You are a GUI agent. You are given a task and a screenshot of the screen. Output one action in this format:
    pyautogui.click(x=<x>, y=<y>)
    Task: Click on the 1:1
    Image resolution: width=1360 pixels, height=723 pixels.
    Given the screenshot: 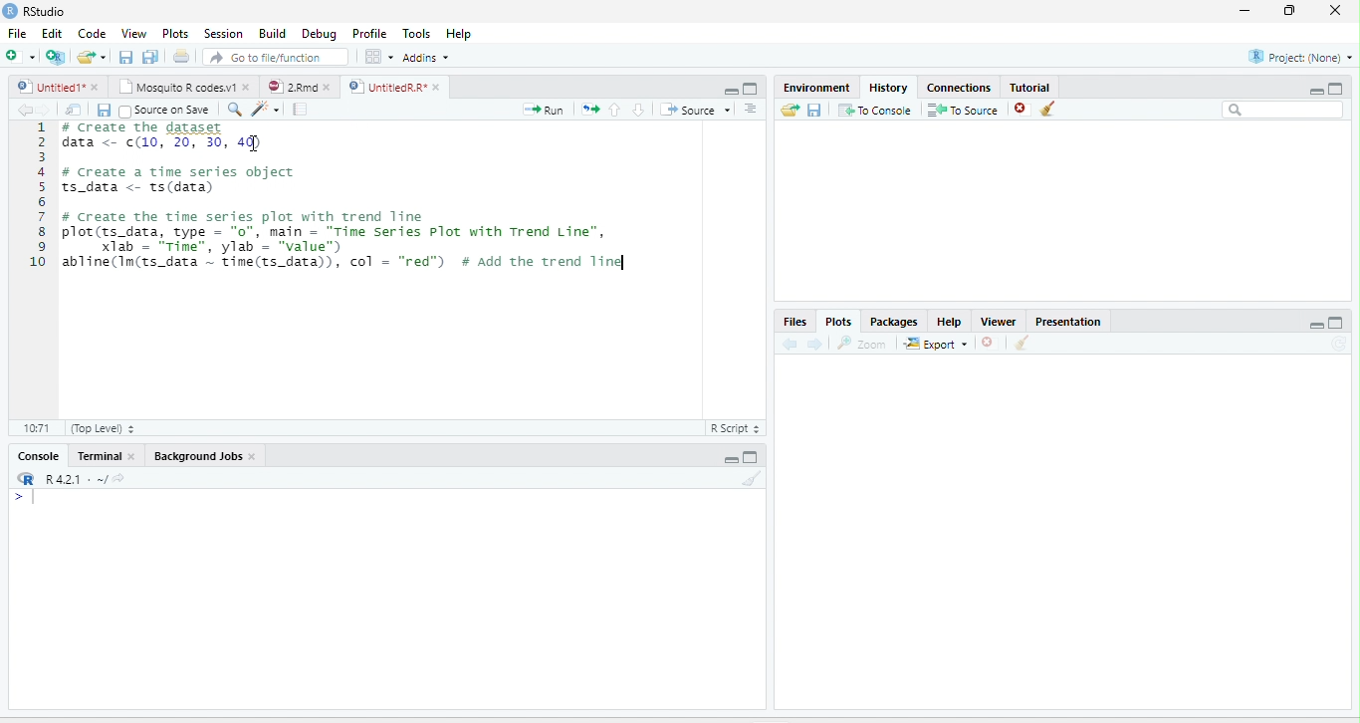 What is the action you would take?
    pyautogui.click(x=35, y=428)
    